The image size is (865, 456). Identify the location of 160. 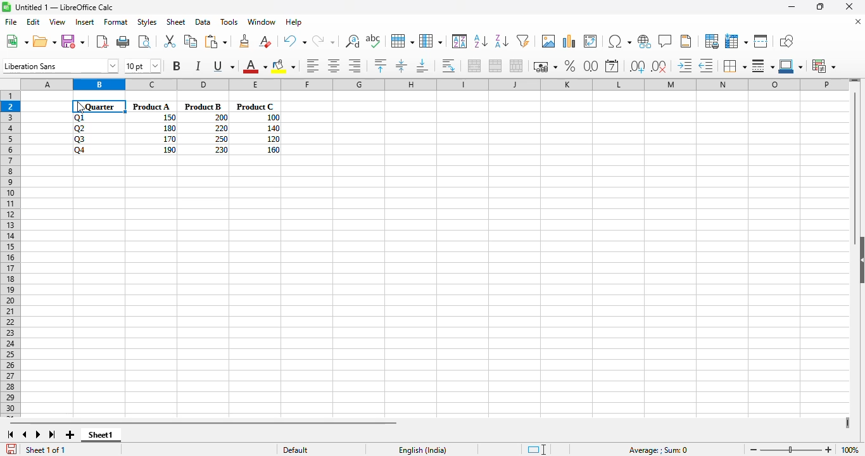
(272, 149).